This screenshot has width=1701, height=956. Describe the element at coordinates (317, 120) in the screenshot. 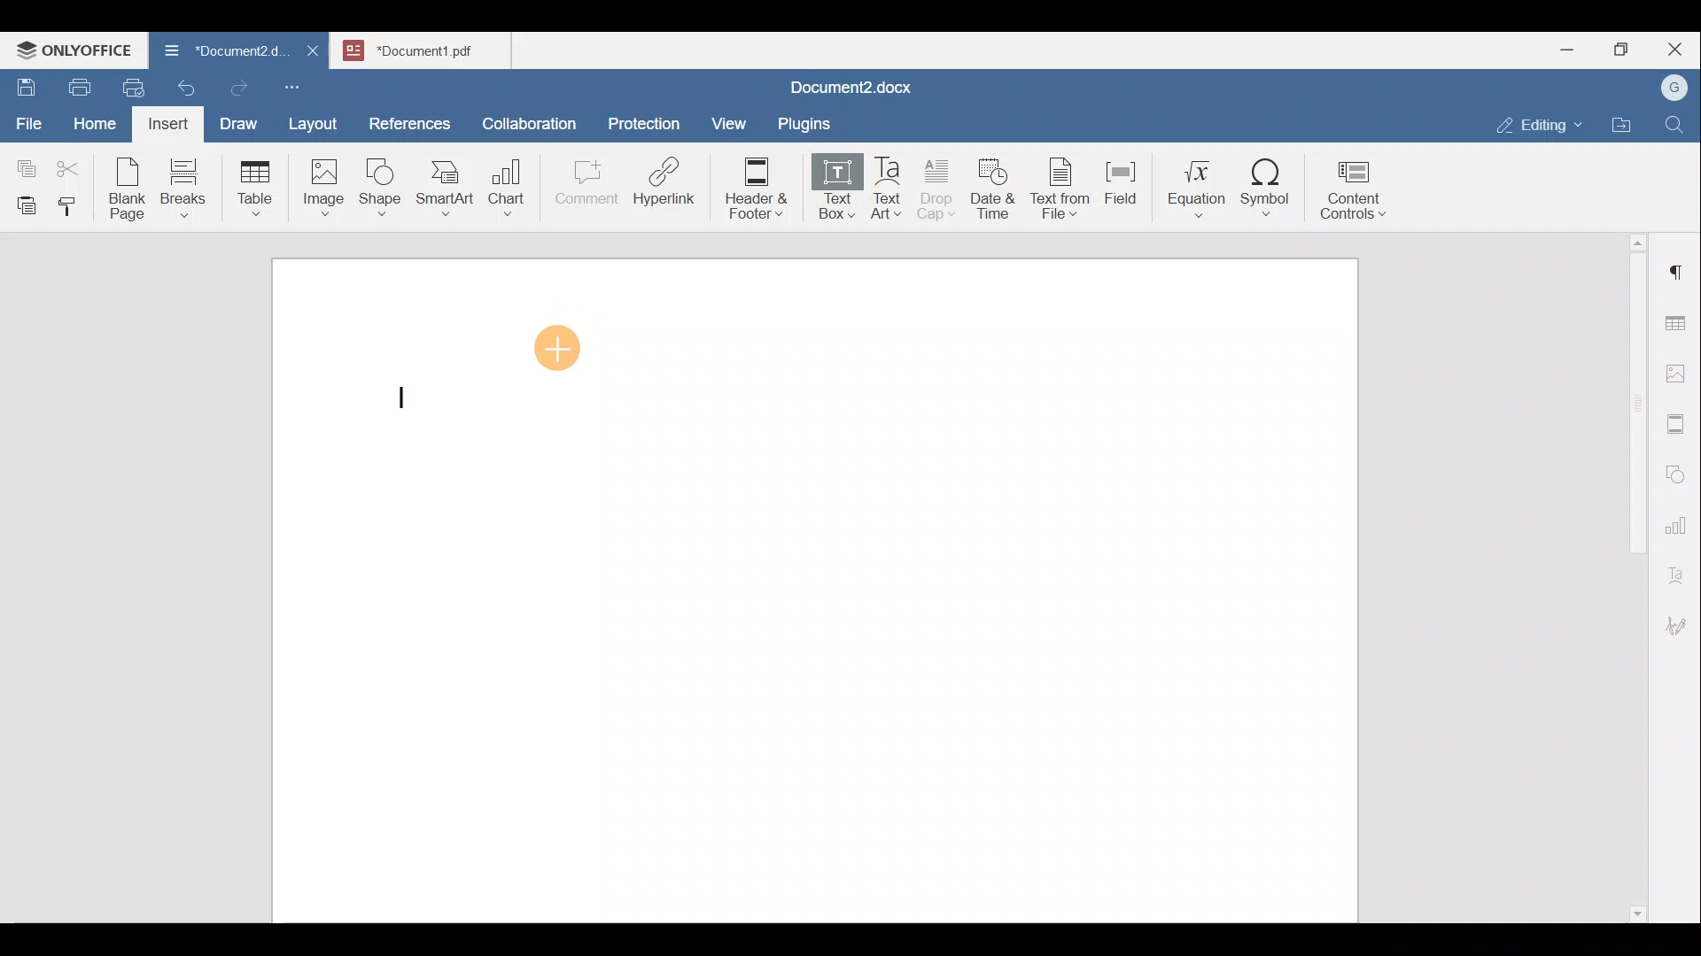

I see `Layout` at that location.